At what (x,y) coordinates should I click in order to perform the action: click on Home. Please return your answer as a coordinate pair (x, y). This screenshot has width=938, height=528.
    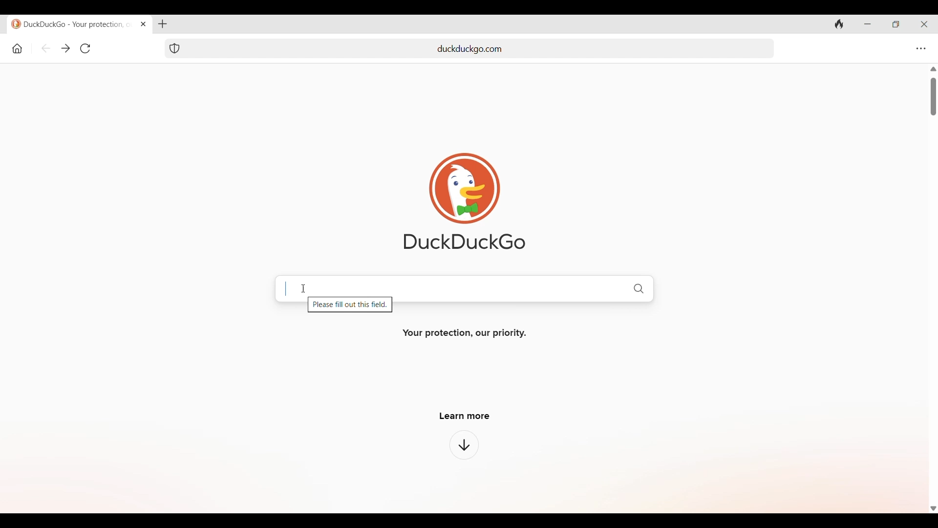
    Looking at the image, I should click on (17, 48).